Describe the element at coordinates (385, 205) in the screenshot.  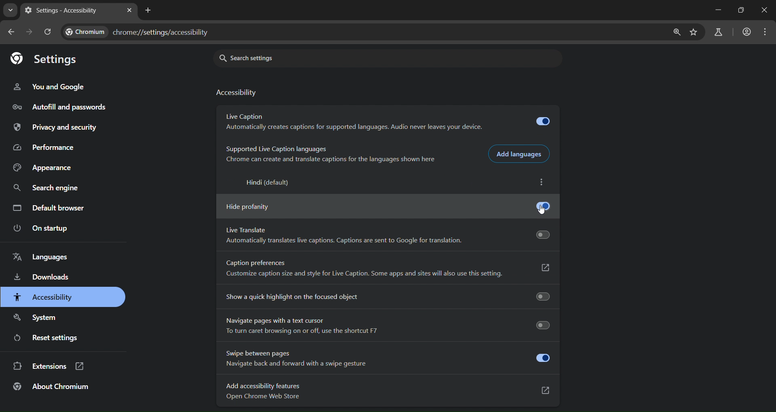
I see `hide profanity` at that location.